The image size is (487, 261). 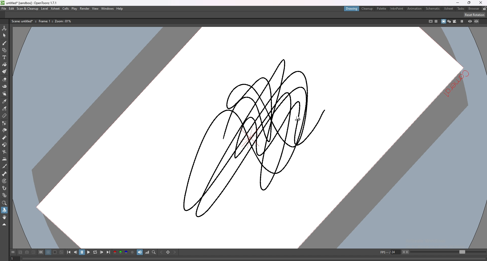 I want to click on previous key, so click(x=161, y=252).